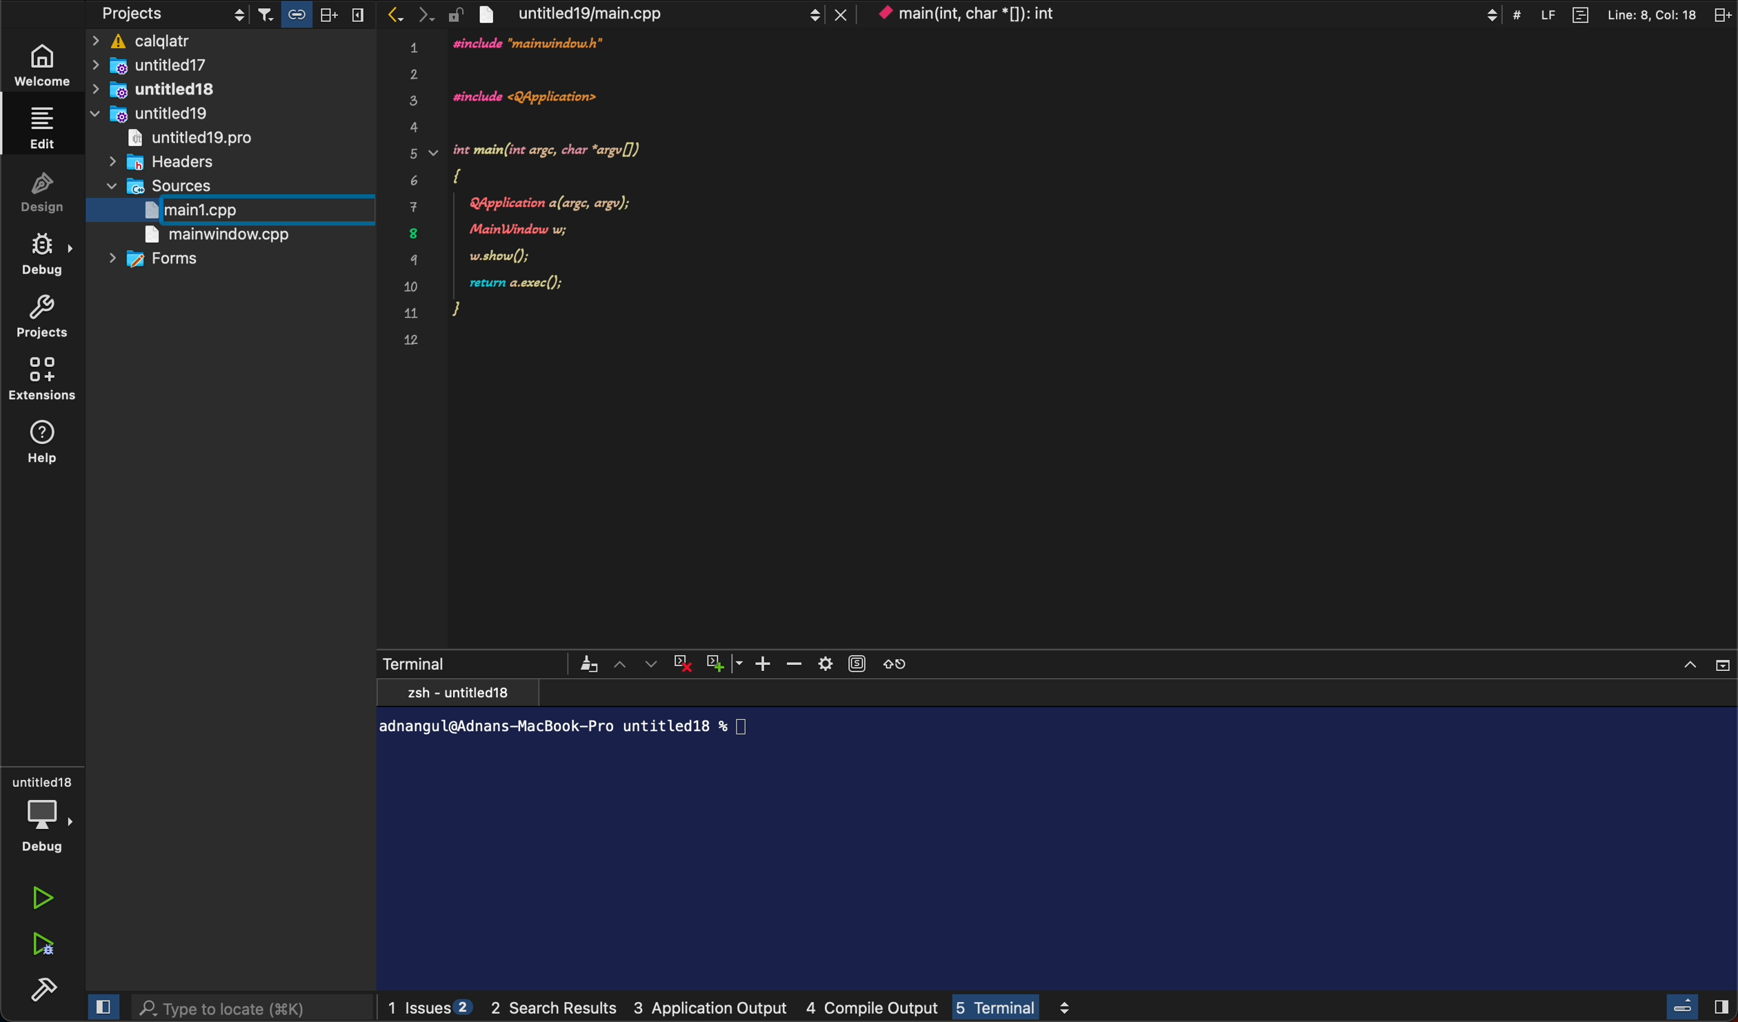 This screenshot has height=1022, width=1738. What do you see at coordinates (50, 319) in the screenshot?
I see `project` at bounding box center [50, 319].